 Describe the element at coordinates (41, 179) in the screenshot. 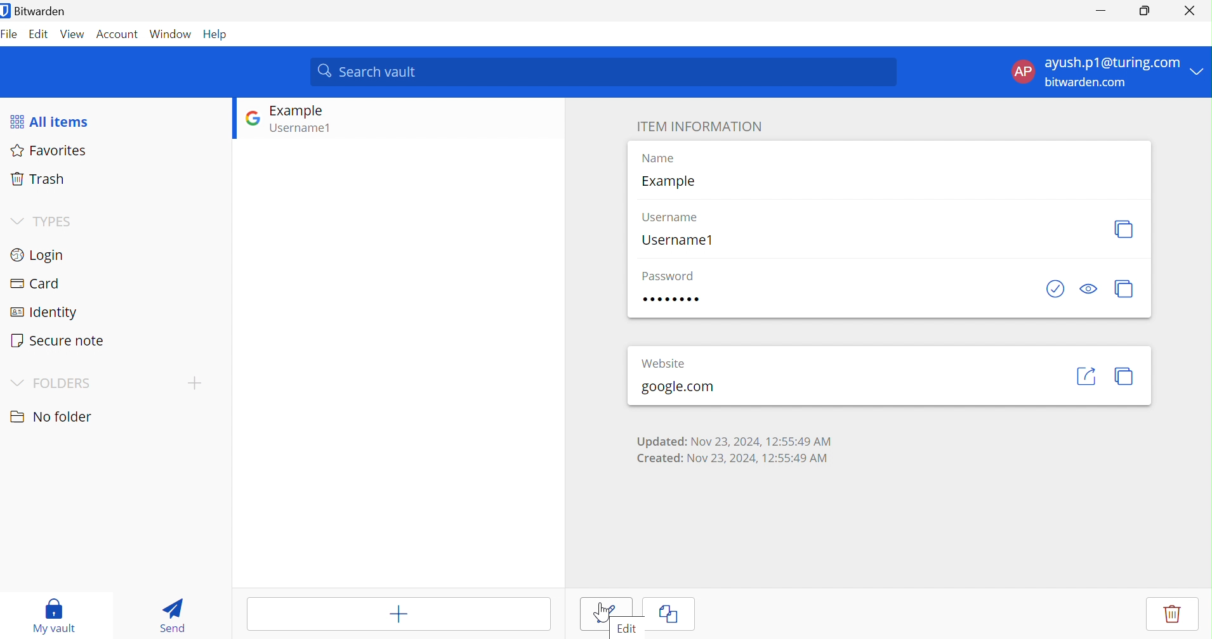

I see `` at that location.